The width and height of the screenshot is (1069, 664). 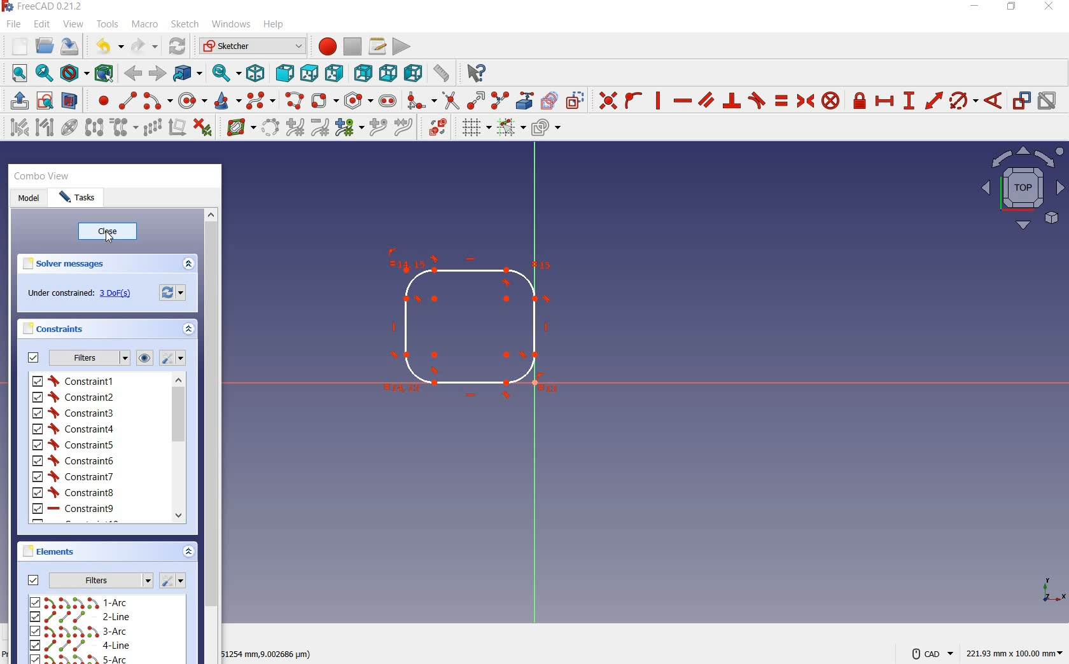 What do you see at coordinates (158, 102) in the screenshot?
I see `create arc` at bounding box center [158, 102].